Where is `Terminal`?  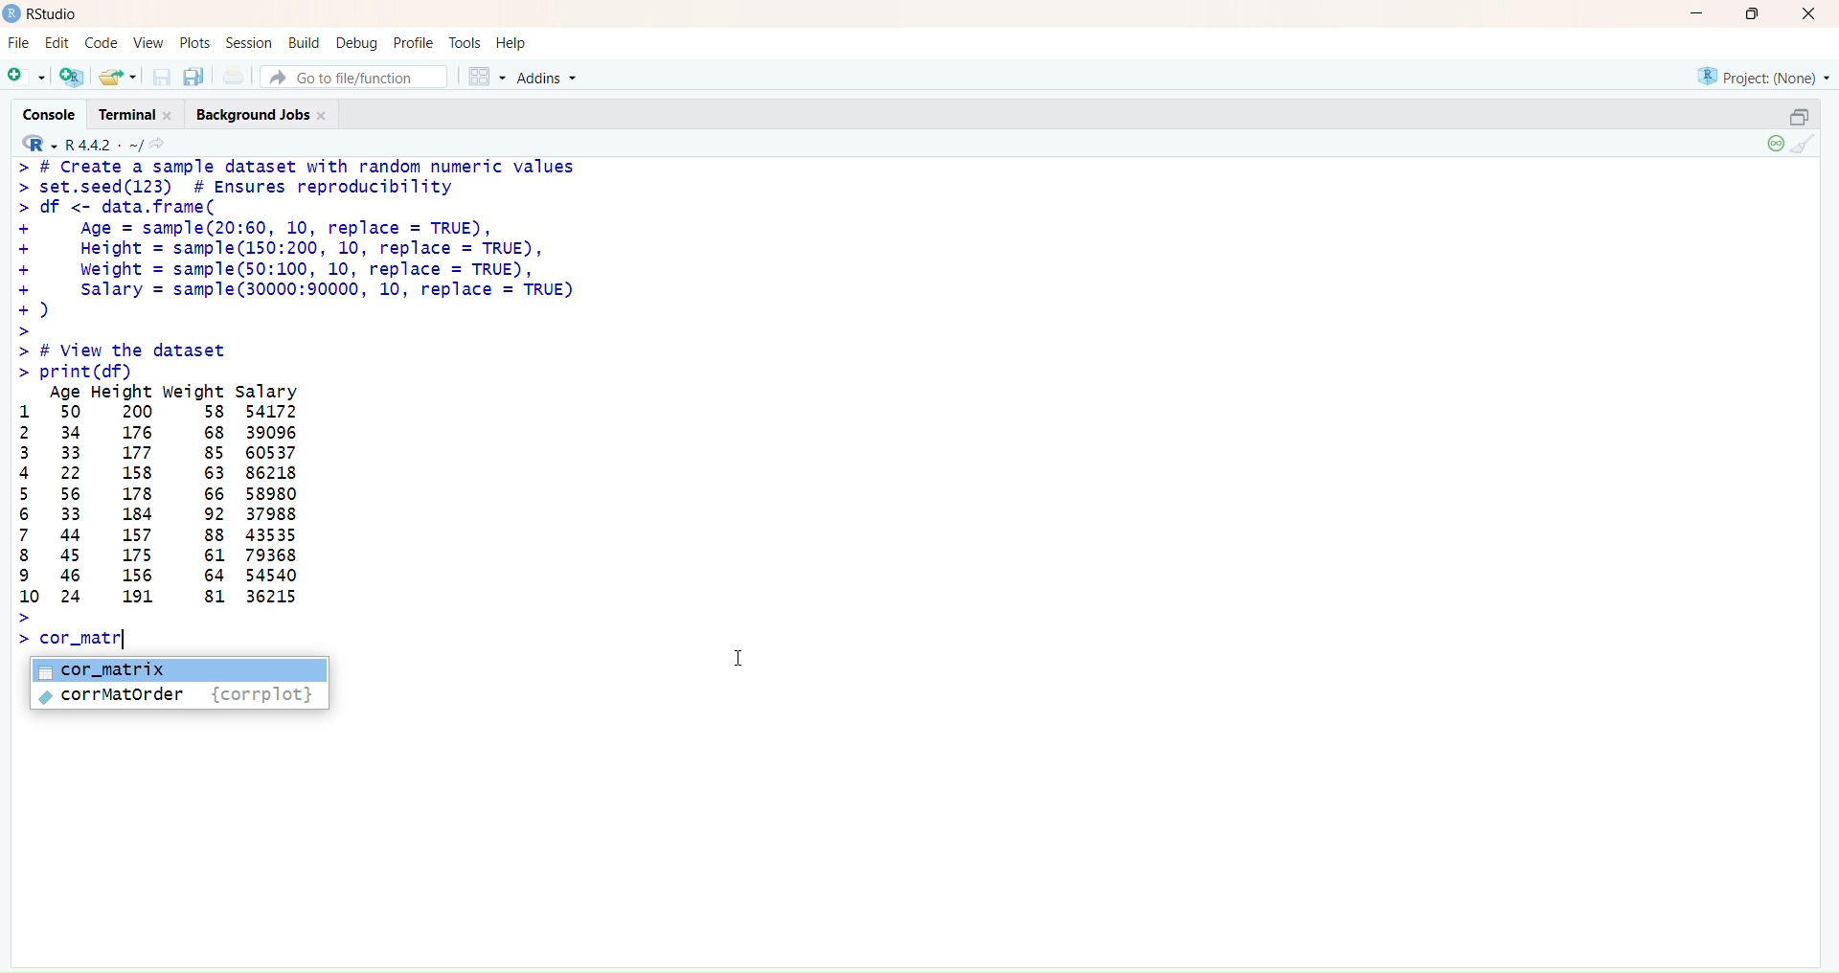 Terminal is located at coordinates (142, 115).